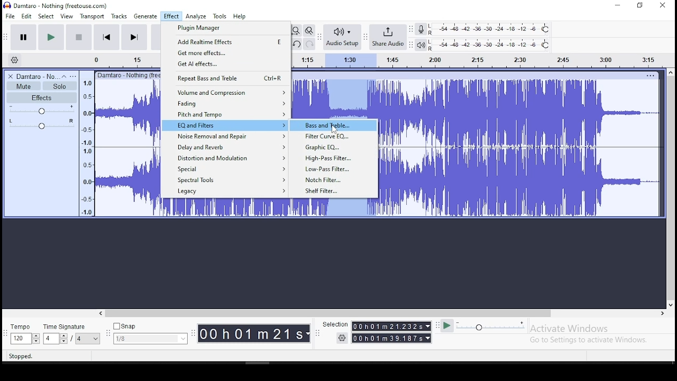 The width and height of the screenshot is (677, 381). I want to click on EQ and filters, so click(225, 126).